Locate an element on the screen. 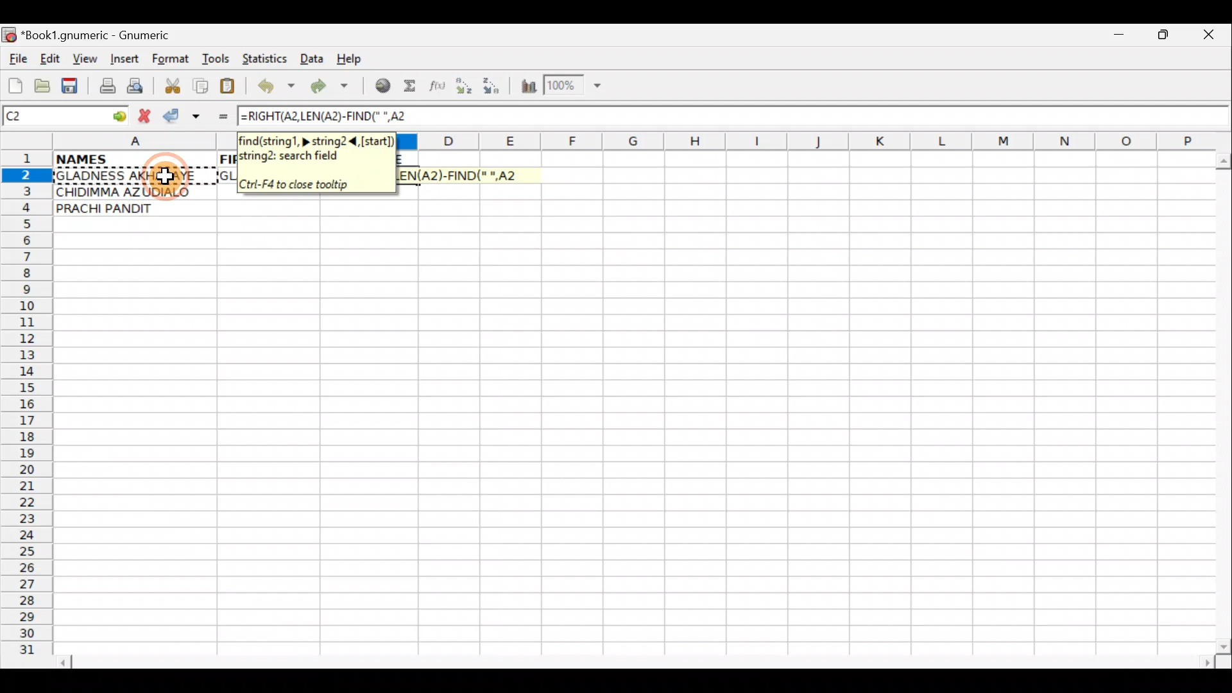  Sum in the current cell is located at coordinates (414, 87).